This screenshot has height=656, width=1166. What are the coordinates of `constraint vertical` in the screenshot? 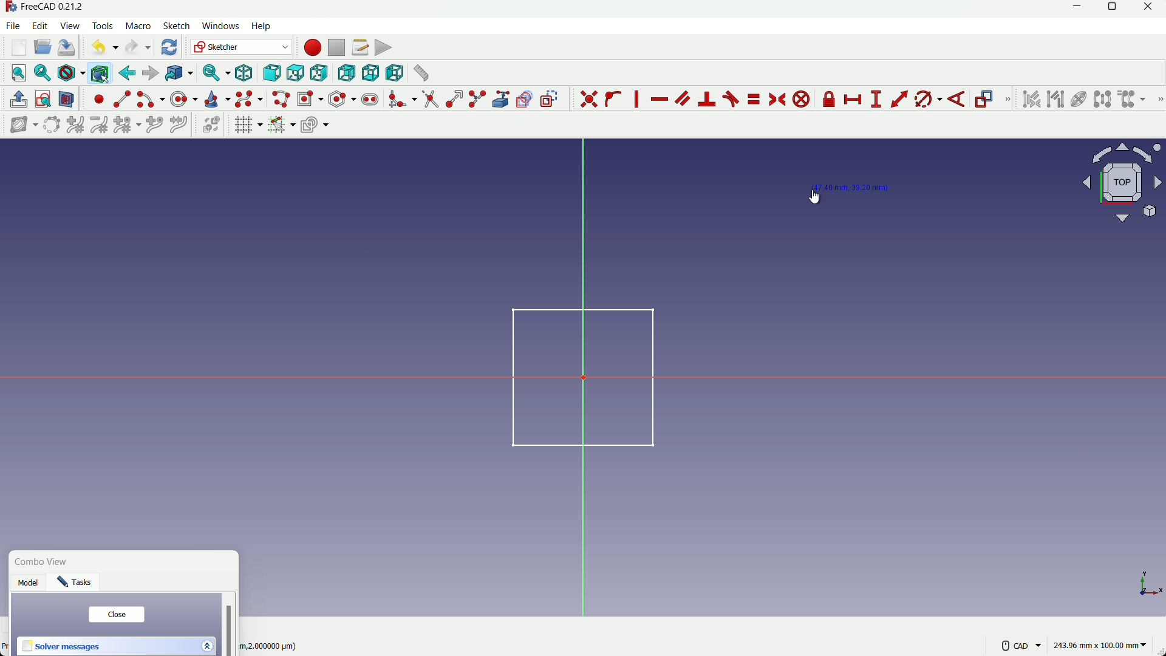 It's located at (639, 99).